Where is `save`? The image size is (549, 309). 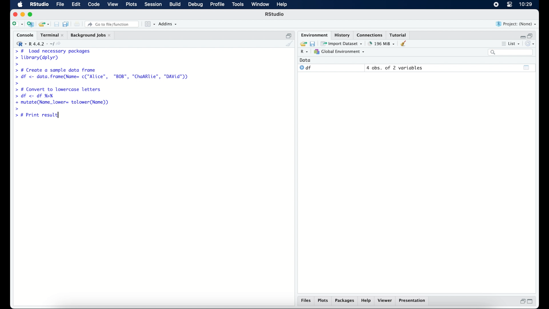 save is located at coordinates (312, 43).